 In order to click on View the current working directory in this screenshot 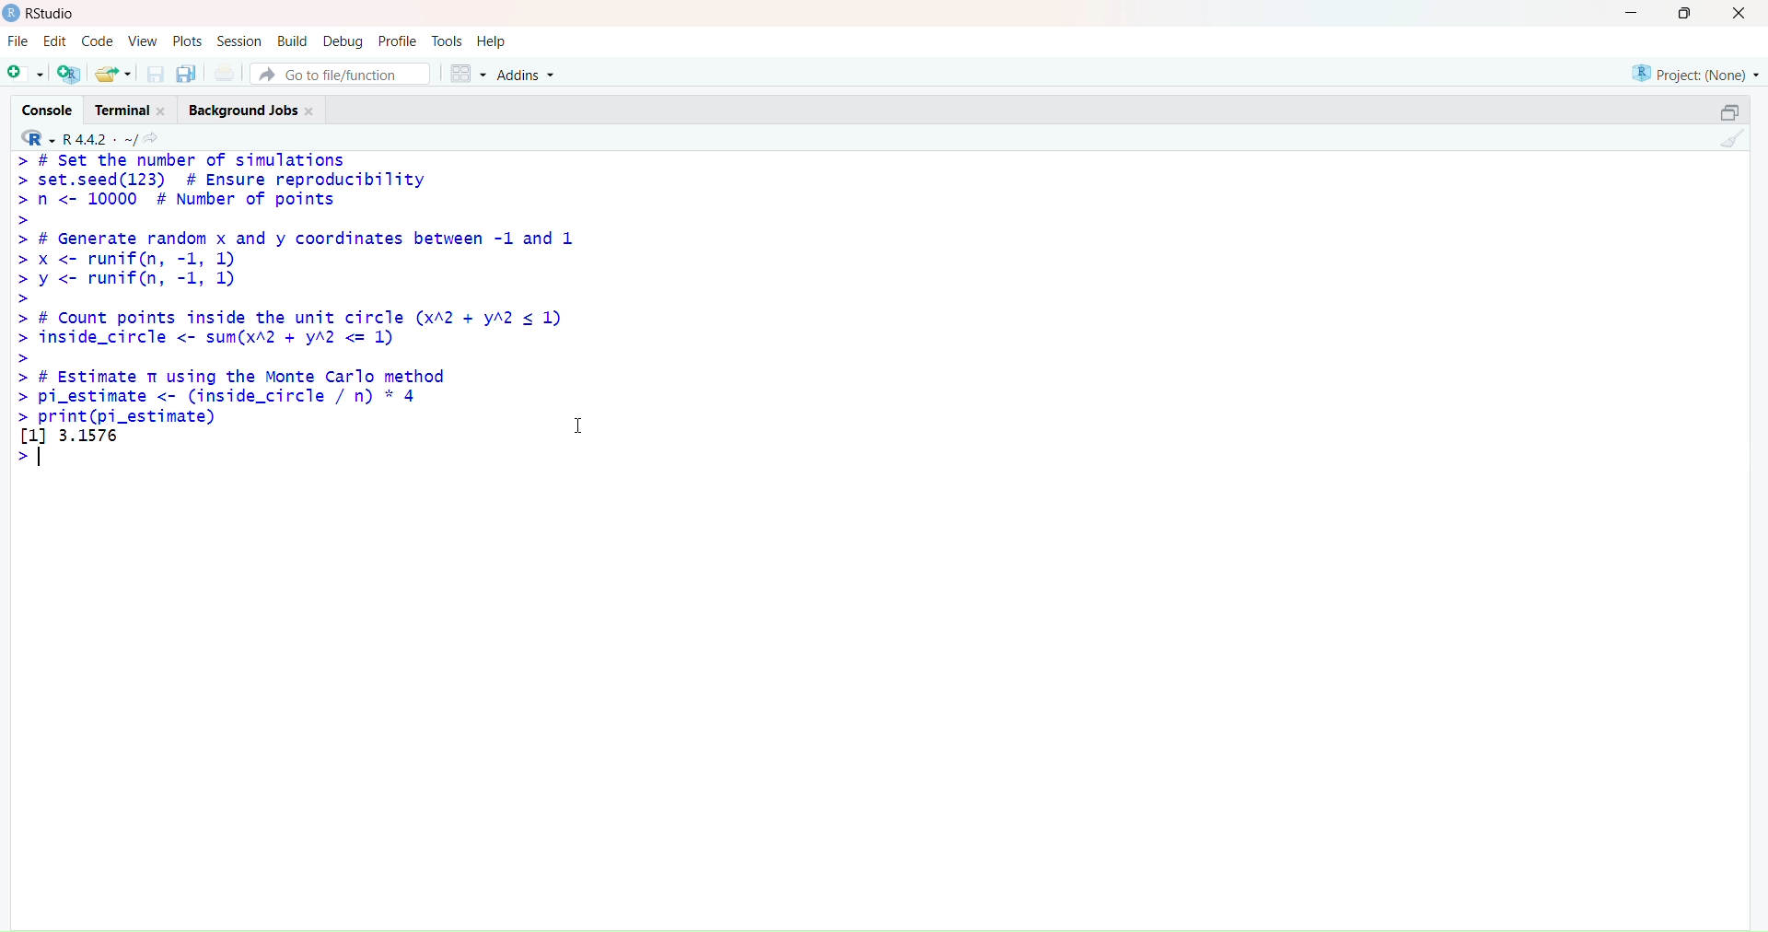, I will do `click(157, 137)`.